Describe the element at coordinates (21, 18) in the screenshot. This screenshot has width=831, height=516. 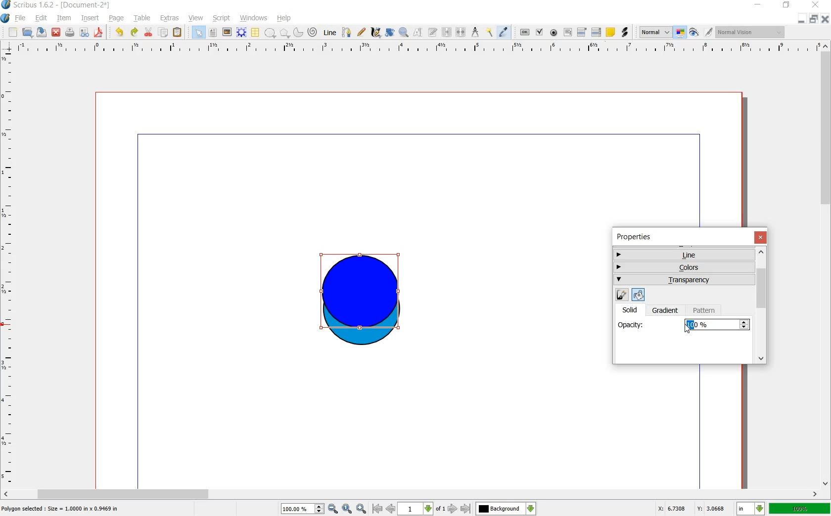
I see `file` at that location.